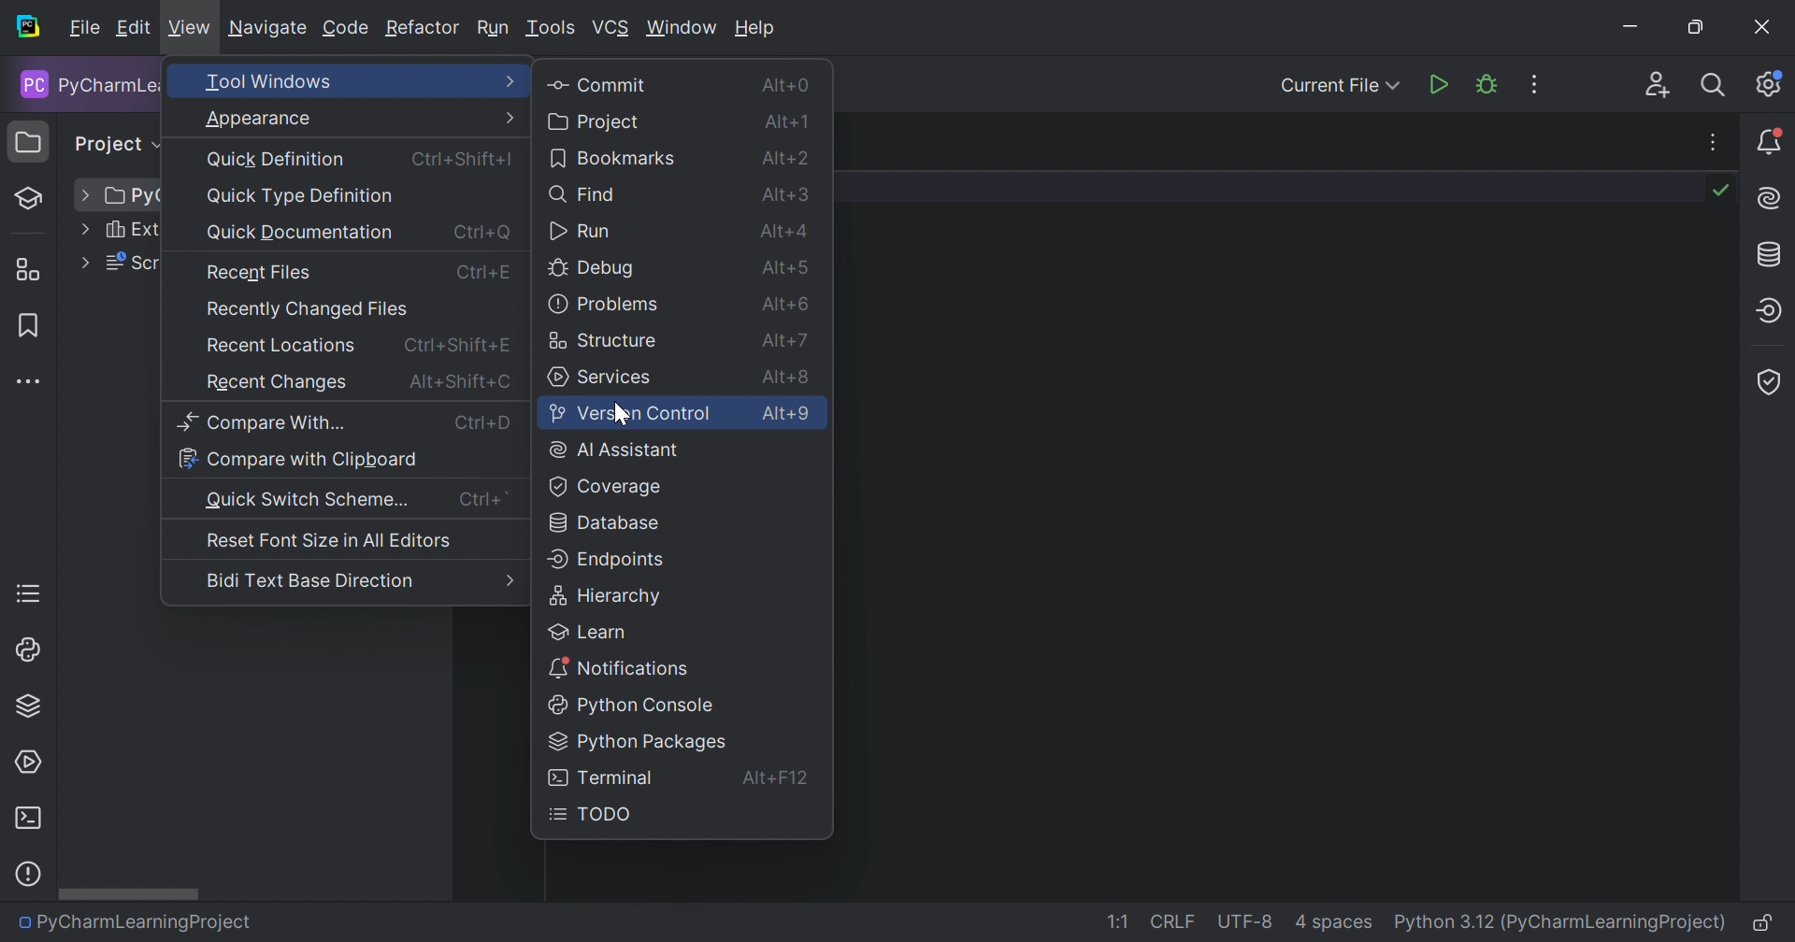 The image size is (1795, 942). I want to click on Version Control, so click(629, 413).